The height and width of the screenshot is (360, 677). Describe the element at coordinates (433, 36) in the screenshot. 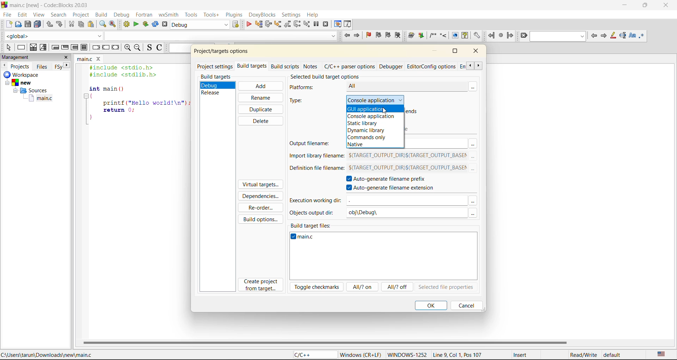

I see `Insert a comment block at the current line` at that location.